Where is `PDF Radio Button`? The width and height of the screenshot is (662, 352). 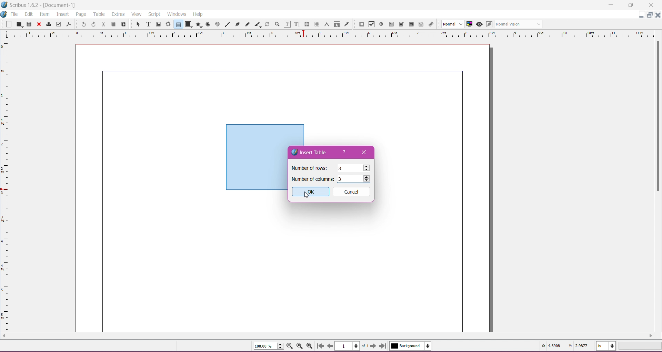
PDF Radio Button is located at coordinates (380, 25).